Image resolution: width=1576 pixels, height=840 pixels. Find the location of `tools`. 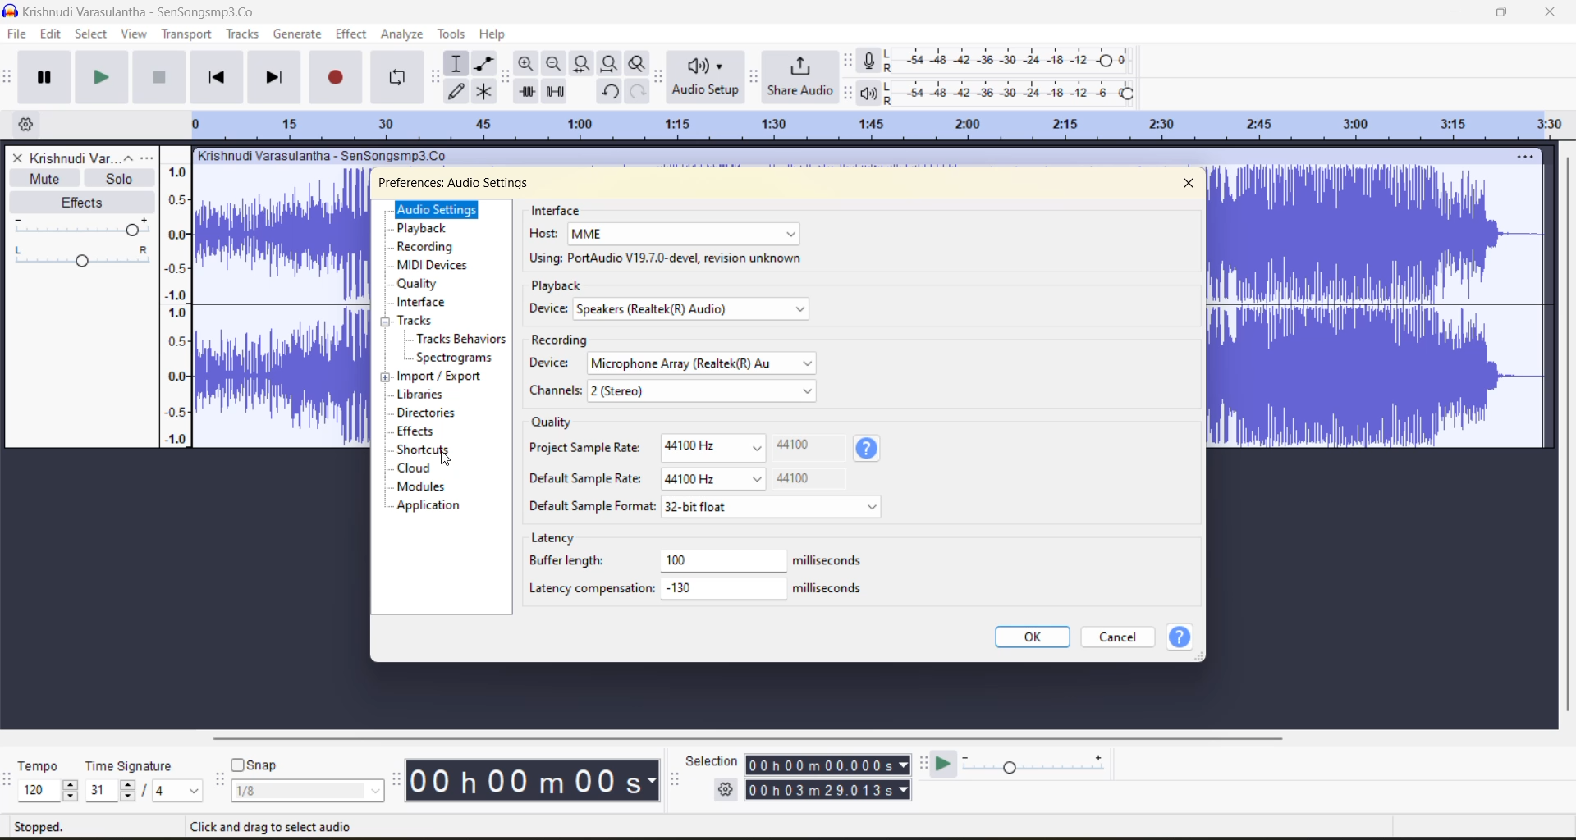

tools is located at coordinates (452, 34).